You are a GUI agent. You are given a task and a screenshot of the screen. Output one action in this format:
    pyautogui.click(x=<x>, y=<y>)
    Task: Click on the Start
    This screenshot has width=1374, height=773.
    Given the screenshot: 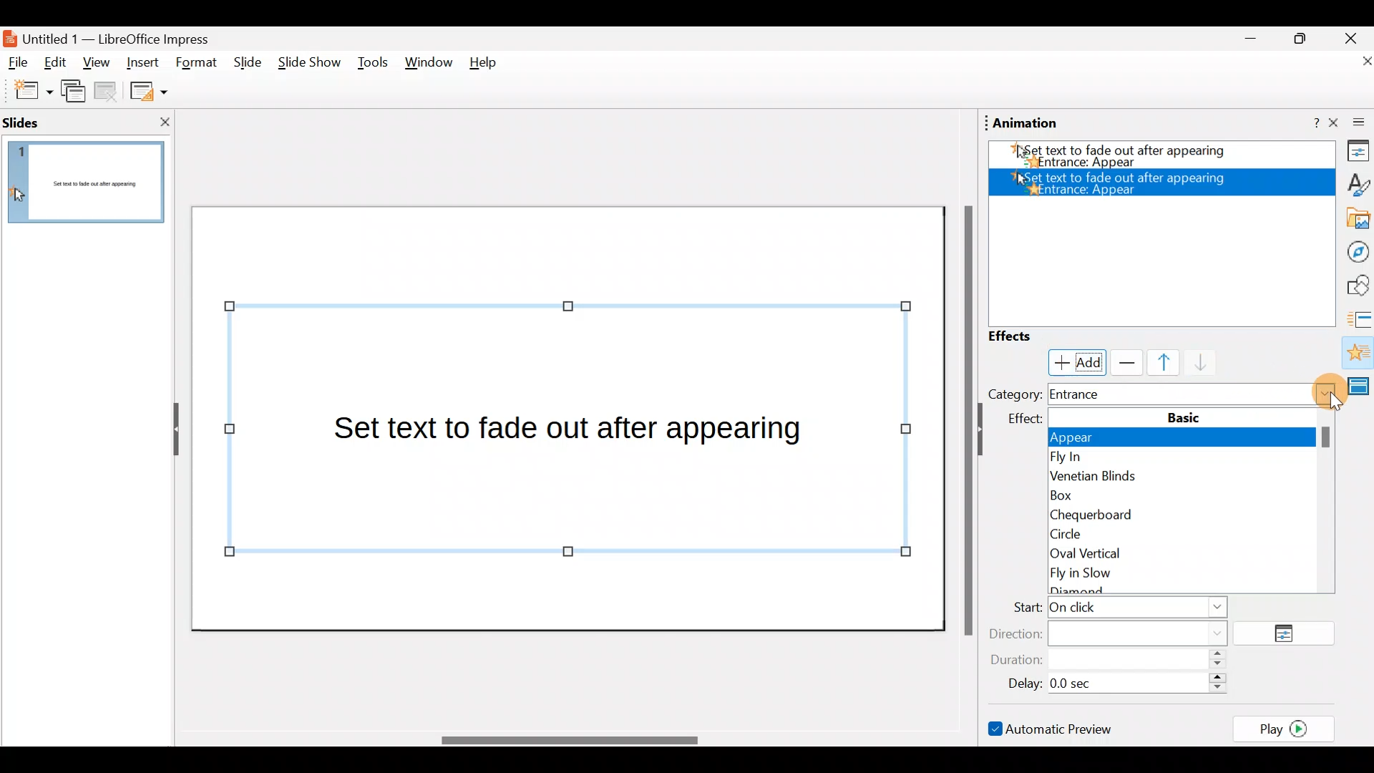 What is the action you would take?
    pyautogui.click(x=1116, y=609)
    